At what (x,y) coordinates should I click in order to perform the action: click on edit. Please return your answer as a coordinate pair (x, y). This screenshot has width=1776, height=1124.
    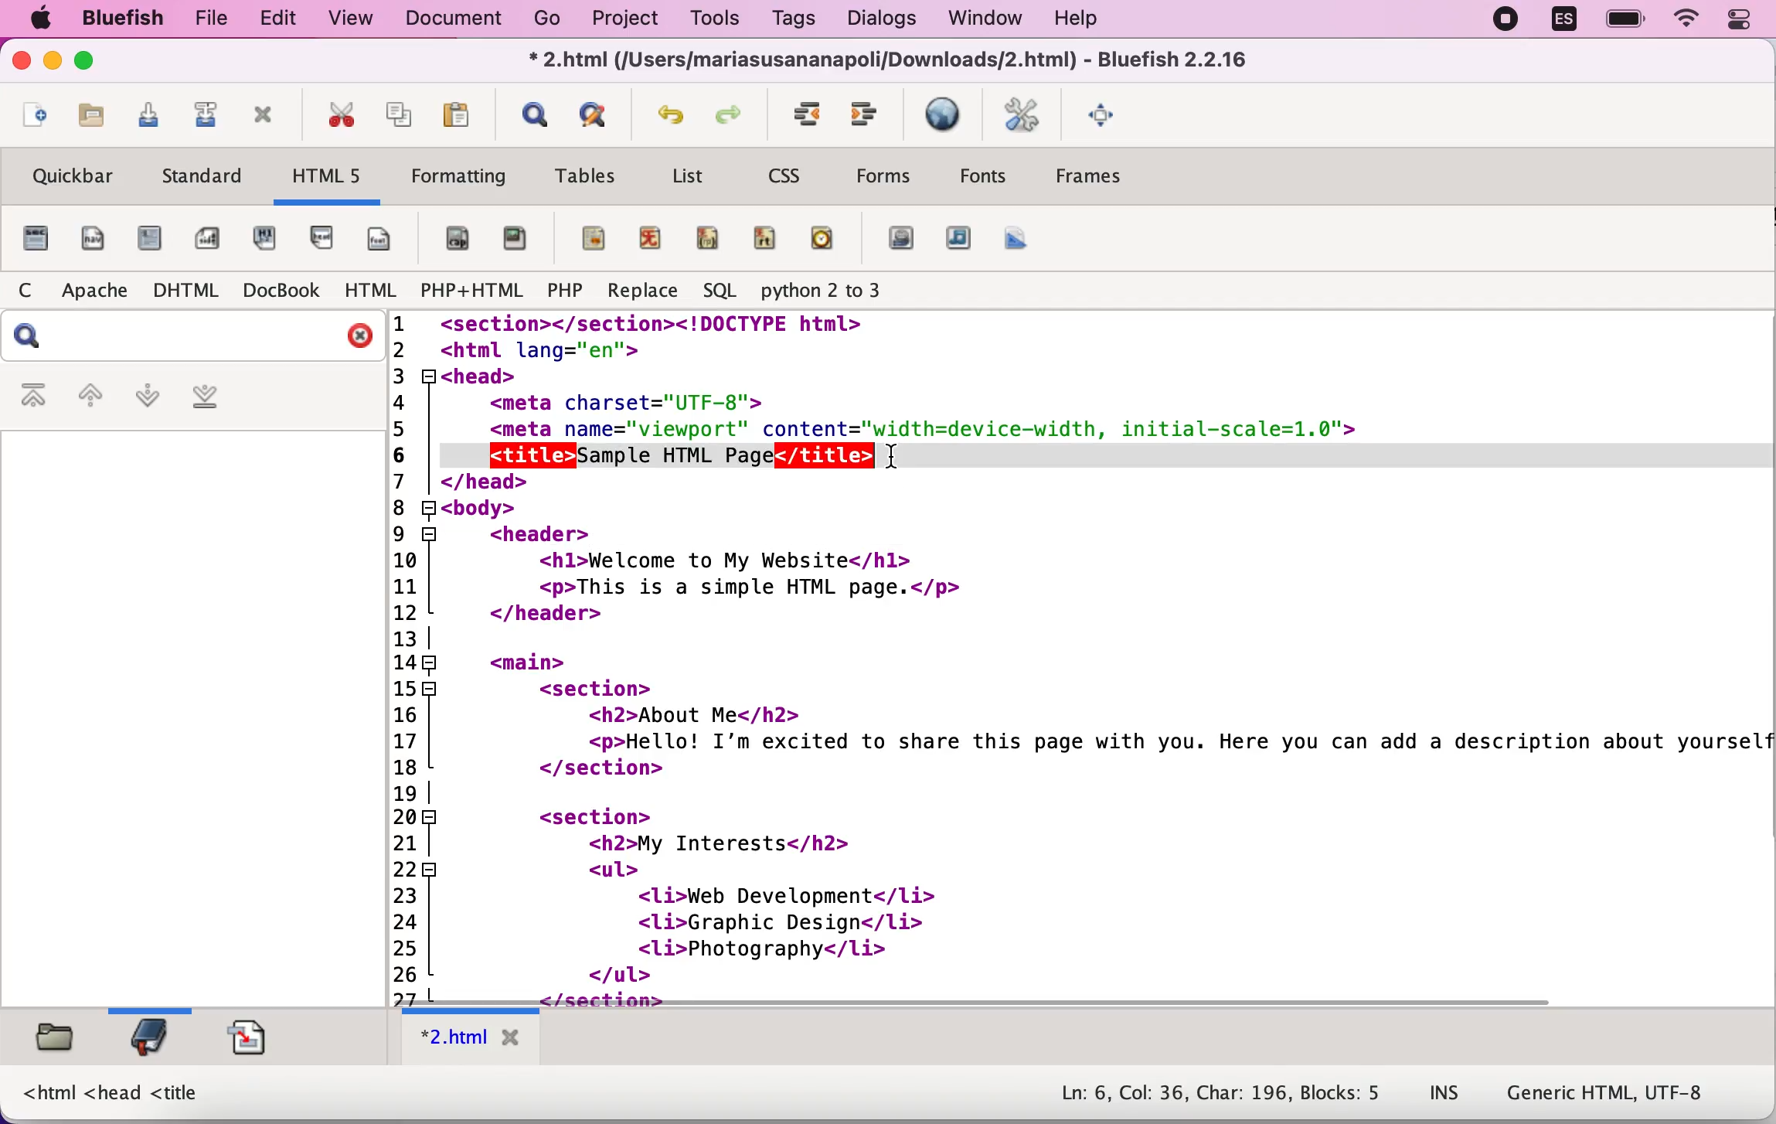
    Looking at the image, I should click on (287, 20).